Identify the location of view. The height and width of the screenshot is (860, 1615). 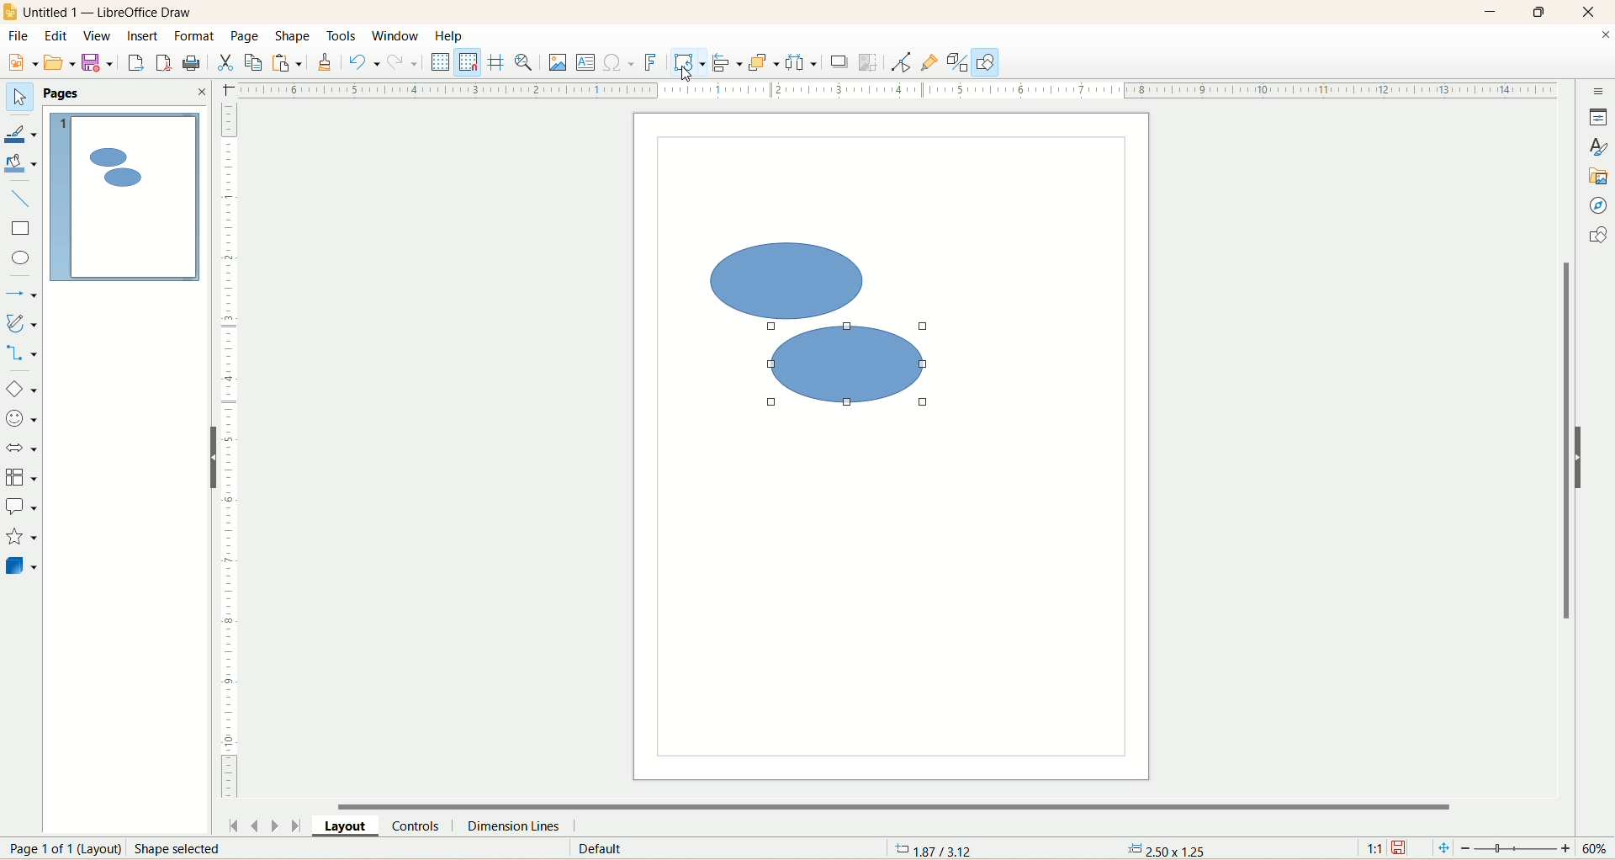
(94, 35).